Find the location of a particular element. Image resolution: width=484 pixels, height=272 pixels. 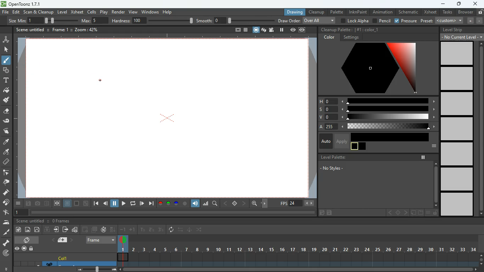

help is located at coordinates (168, 11).